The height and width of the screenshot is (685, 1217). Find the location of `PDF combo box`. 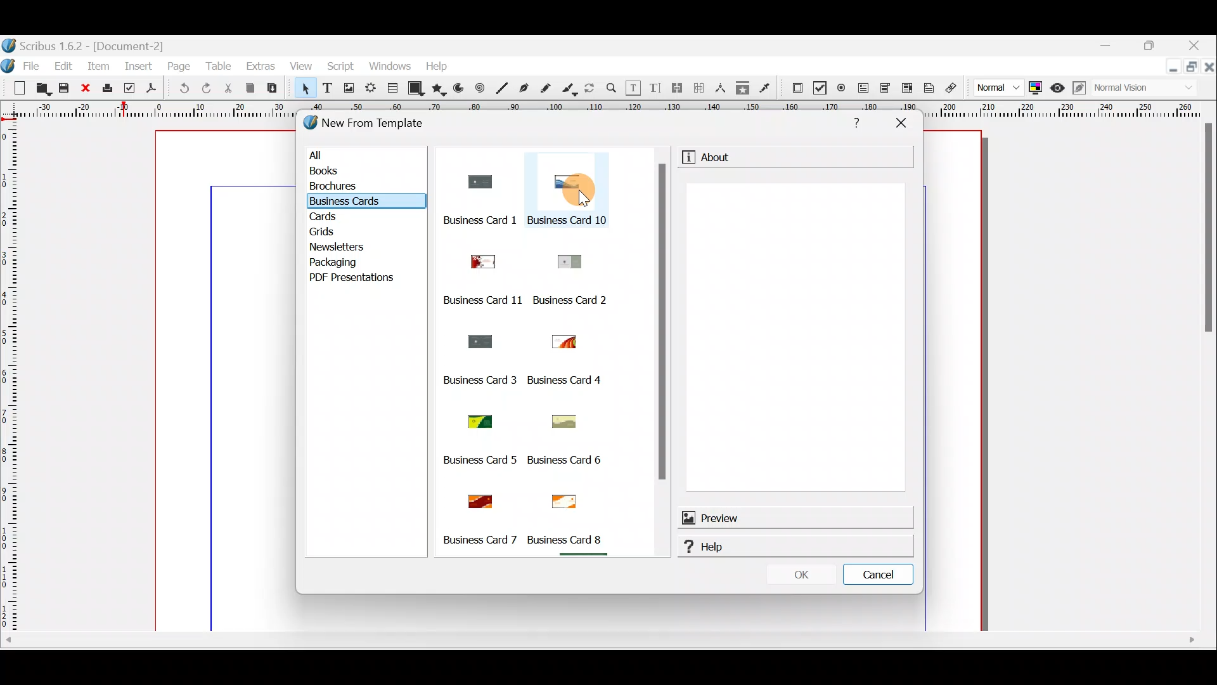

PDF combo box is located at coordinates (884, 88).